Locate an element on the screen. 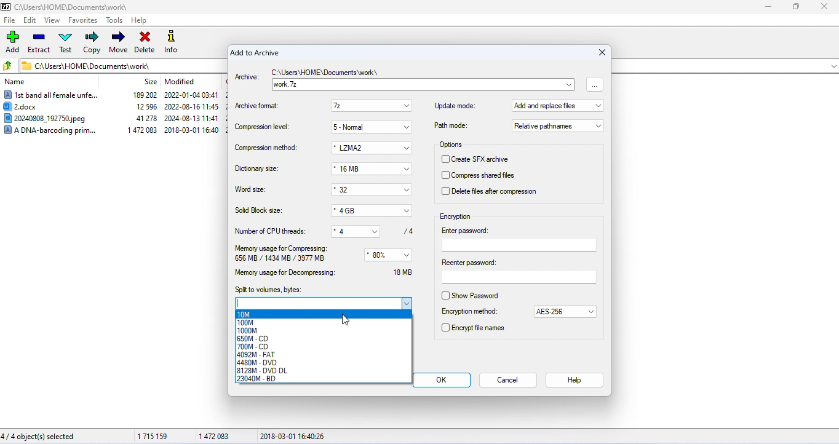 This screenshot has height=444, width=839. 2018-03-01 16:40:26 is located at coordinates (293, 436).